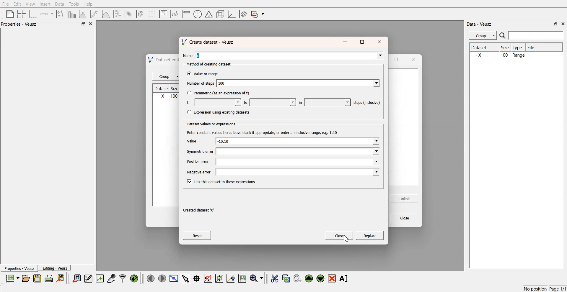 The height and width of the screenshot is (292, 567). What do you see at coordinates (480, 24) in the screenshot?
I see `Data - Veusz` at bounding box center [480, 24].